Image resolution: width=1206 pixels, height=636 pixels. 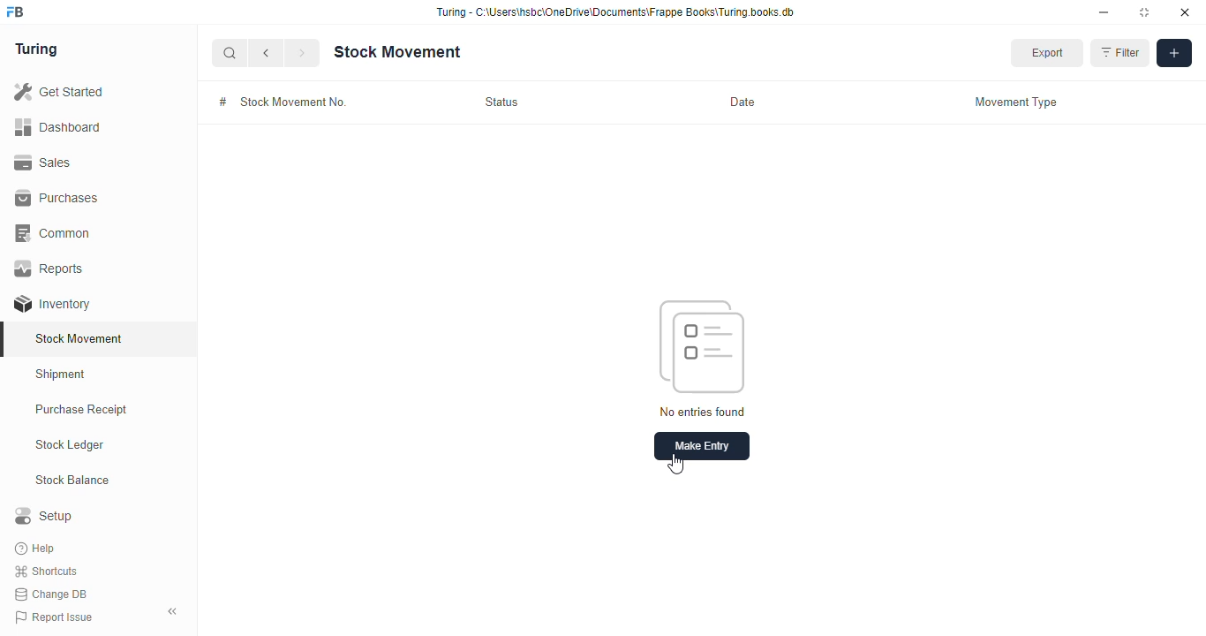 What do you see at coordinates (57, 128) in the screenshot?
I see `dashboard` at bounding box center [57, 128].